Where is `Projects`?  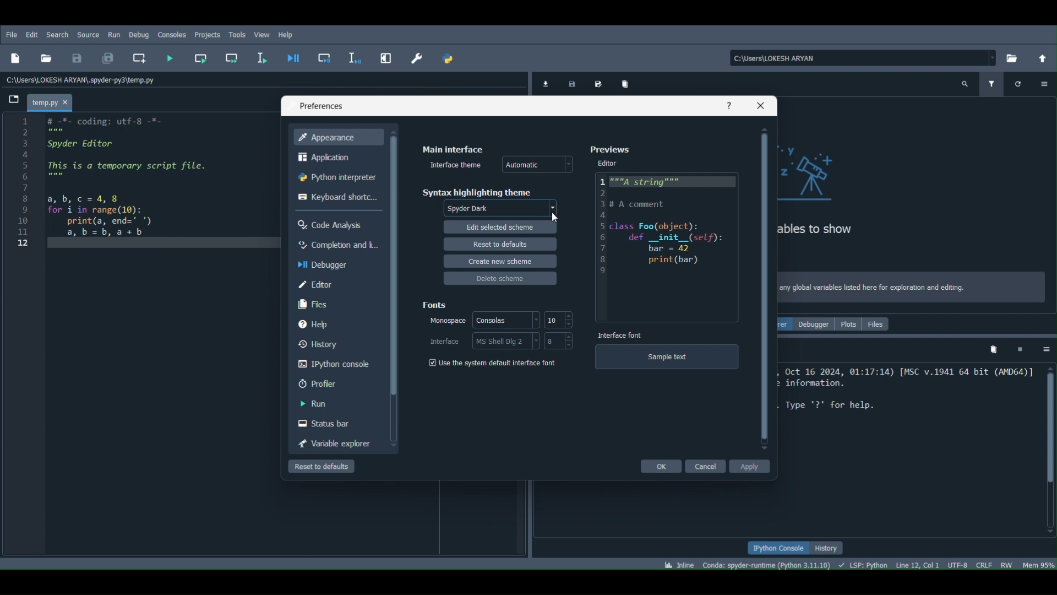 Projects is located at coordinates (207, 34).